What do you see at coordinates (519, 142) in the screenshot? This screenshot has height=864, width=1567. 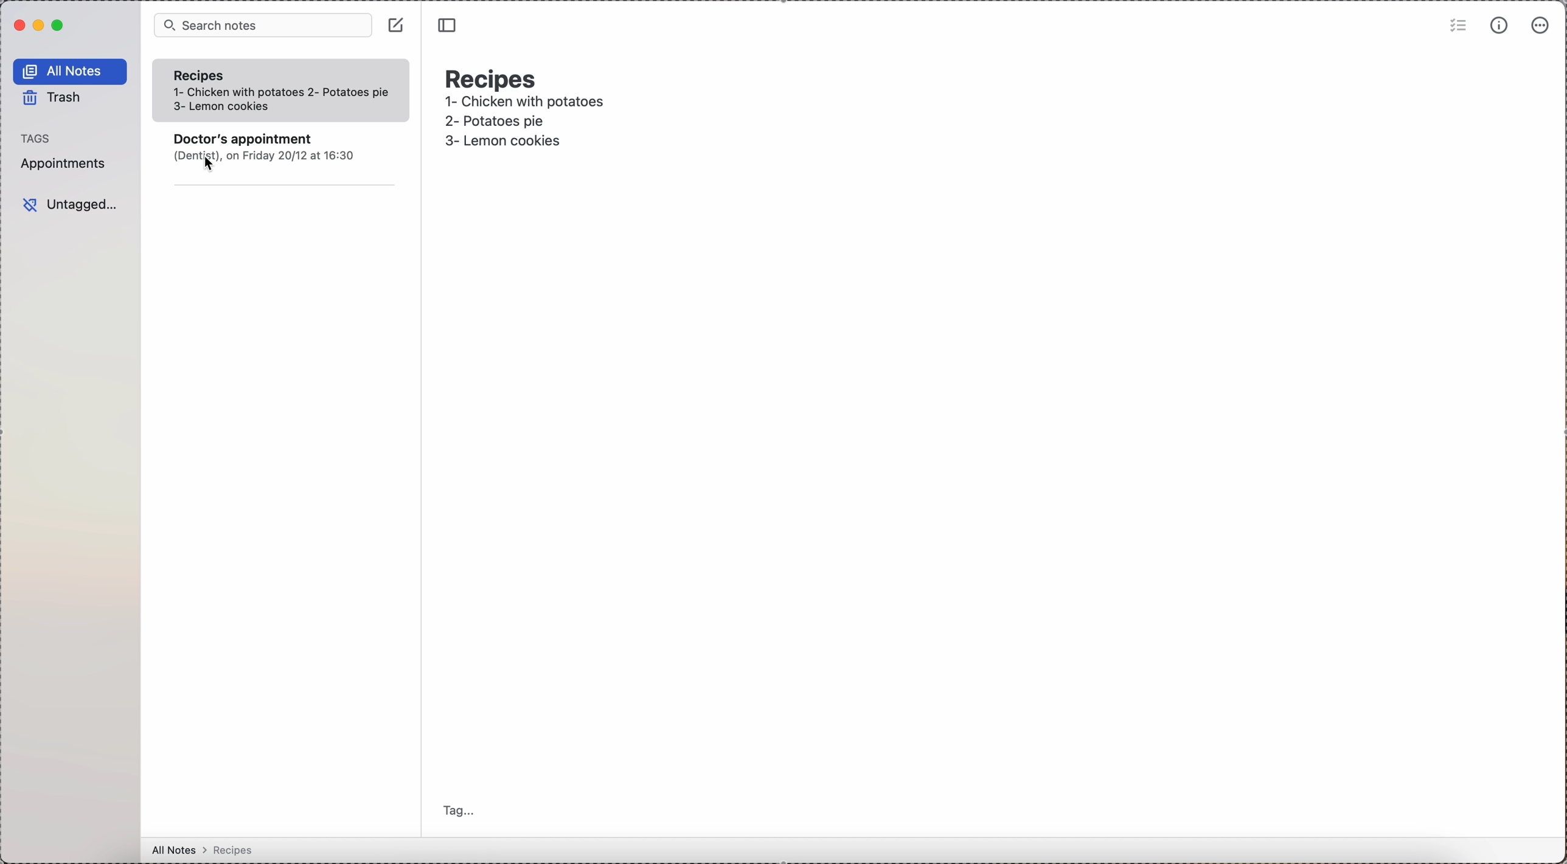 I see `3-Lemon cookies` at bounding box center [519, 142].